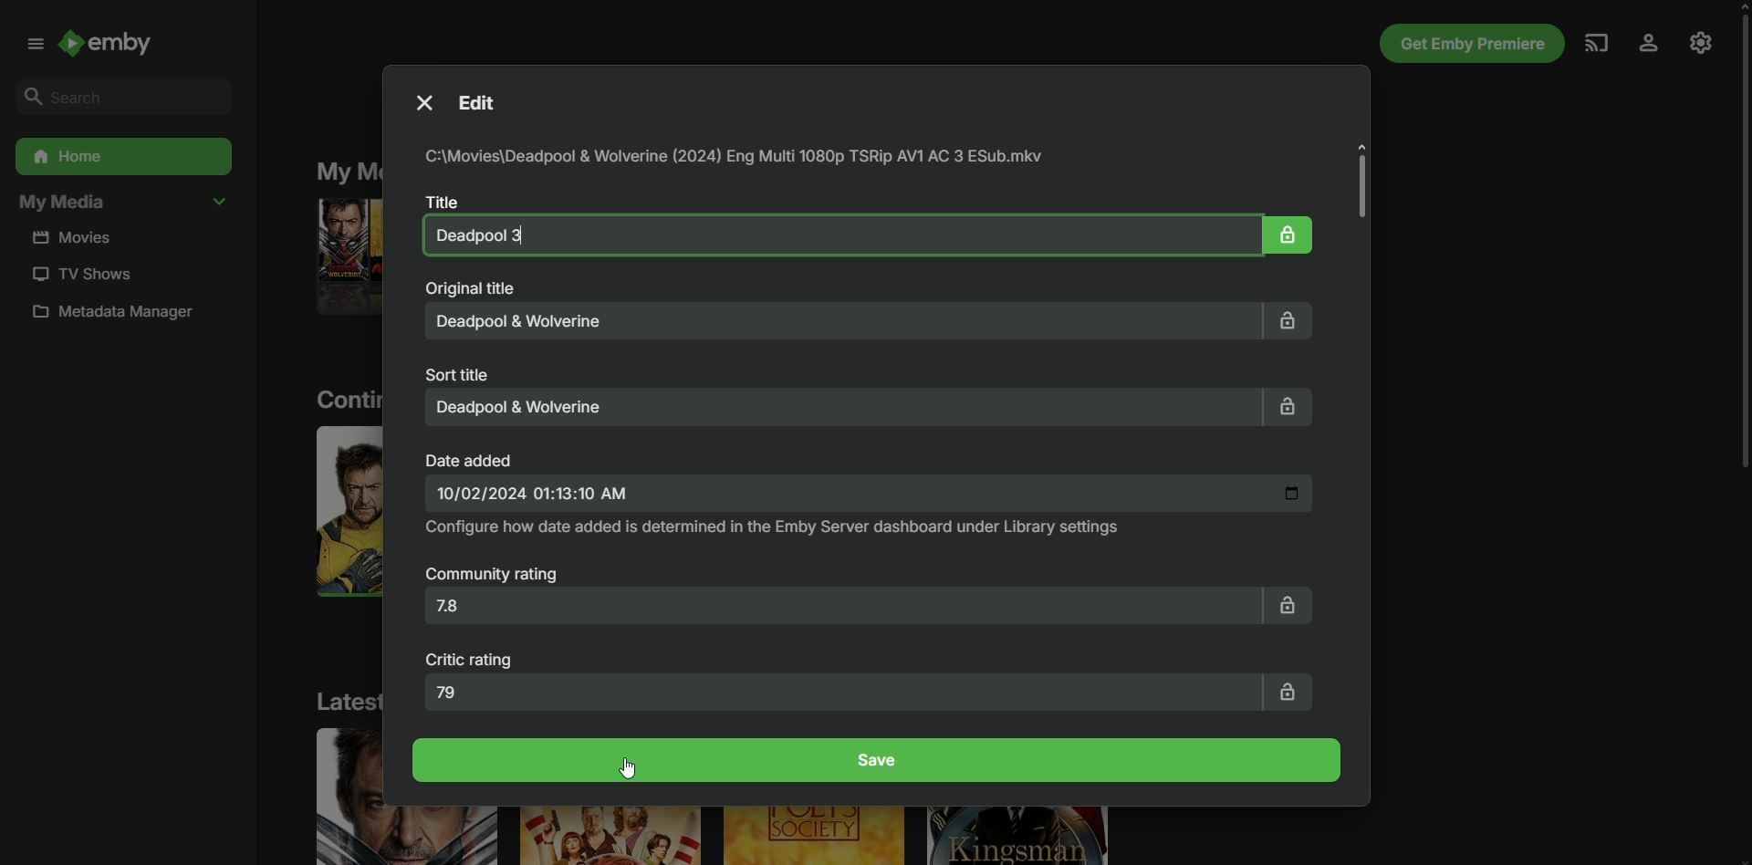 The height and width of the screenshot is (865, 1752). I want to click on Deadpool and Wolverine, so click(839, 406).